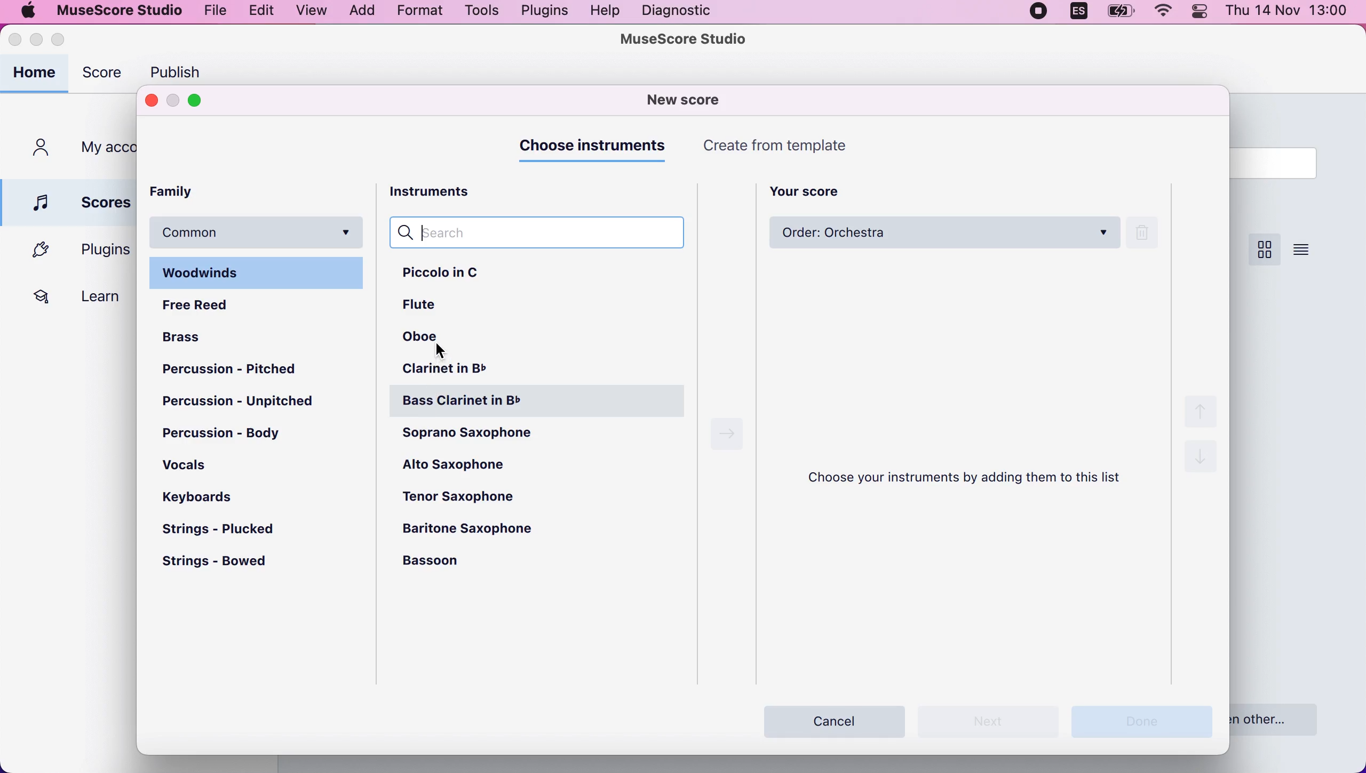 This screenshot has height=773, width=1366. What do you see at coordinates (945, 235) in the screenshot?
I see `order:orchestra` at bounding box center [945, 235].